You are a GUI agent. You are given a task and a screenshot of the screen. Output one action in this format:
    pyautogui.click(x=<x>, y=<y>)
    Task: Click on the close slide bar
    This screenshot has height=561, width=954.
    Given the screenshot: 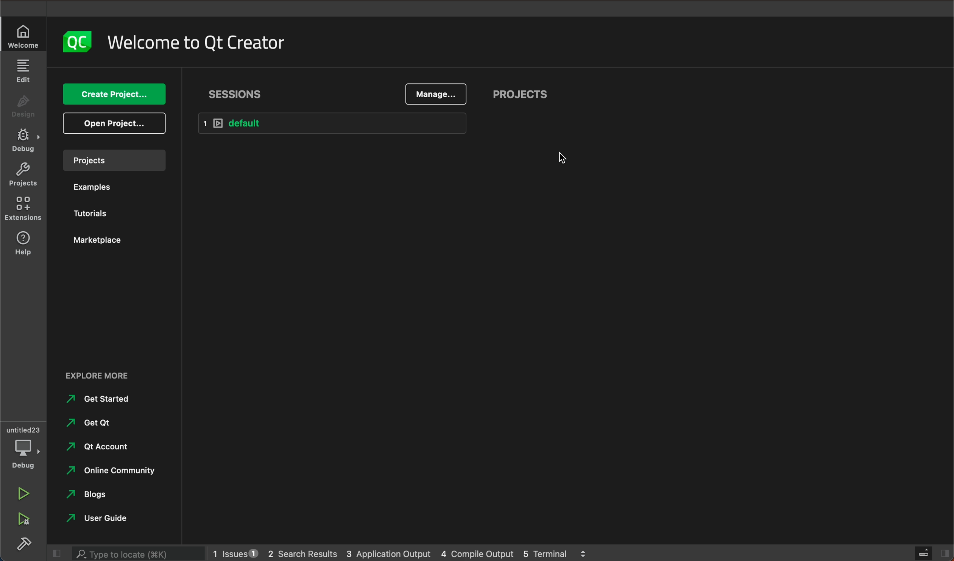 What is the action you would take?
    pyautogui.click(x=928, y=553)
    